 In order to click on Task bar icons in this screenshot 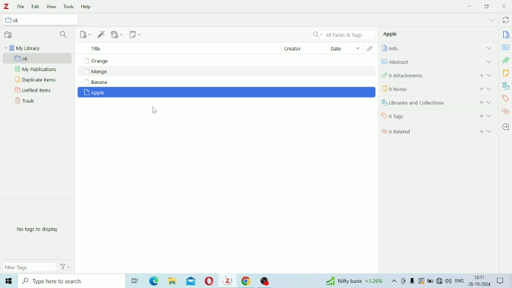, I will do `click(426, 281)`.